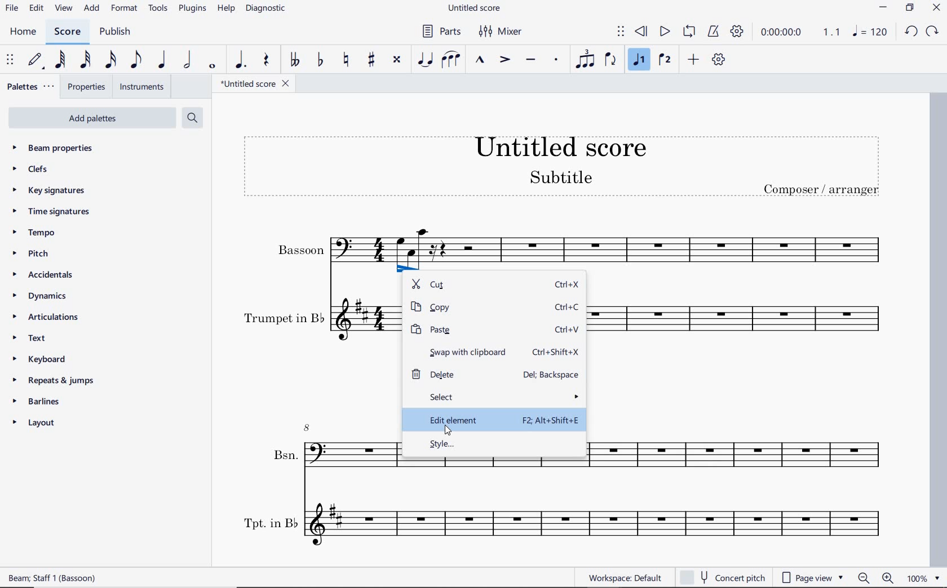 This screenshot has width=947, height=588. Describe the element at coordinates (91, 8) in the screenshot. I see `add` at that location.